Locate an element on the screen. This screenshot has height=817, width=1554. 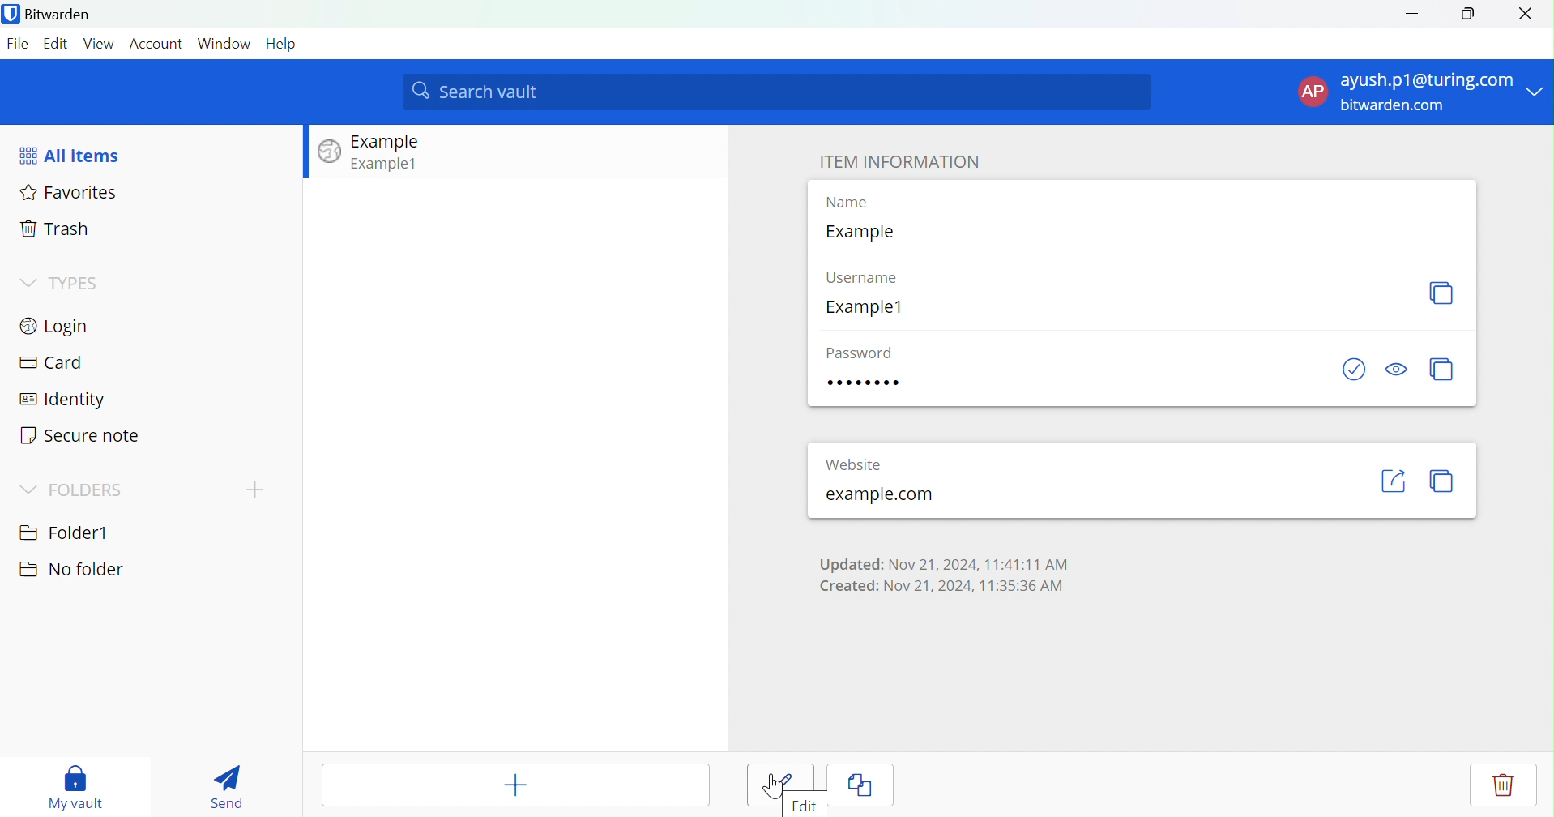
Folder1 is located at coordinates (65, 530).